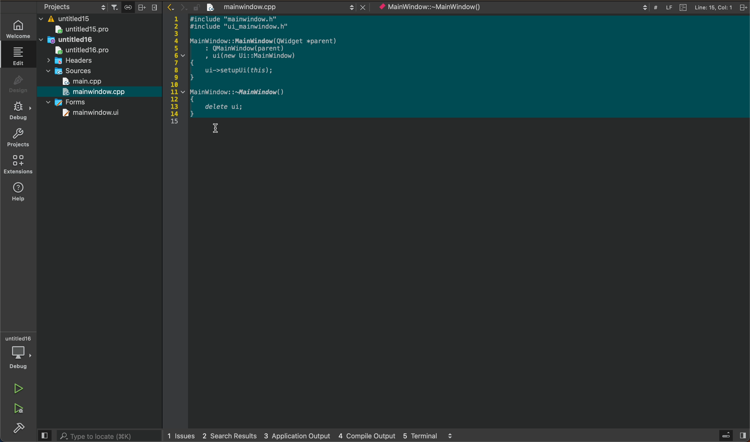  I want to click on WELCOME, so click(18, 28).